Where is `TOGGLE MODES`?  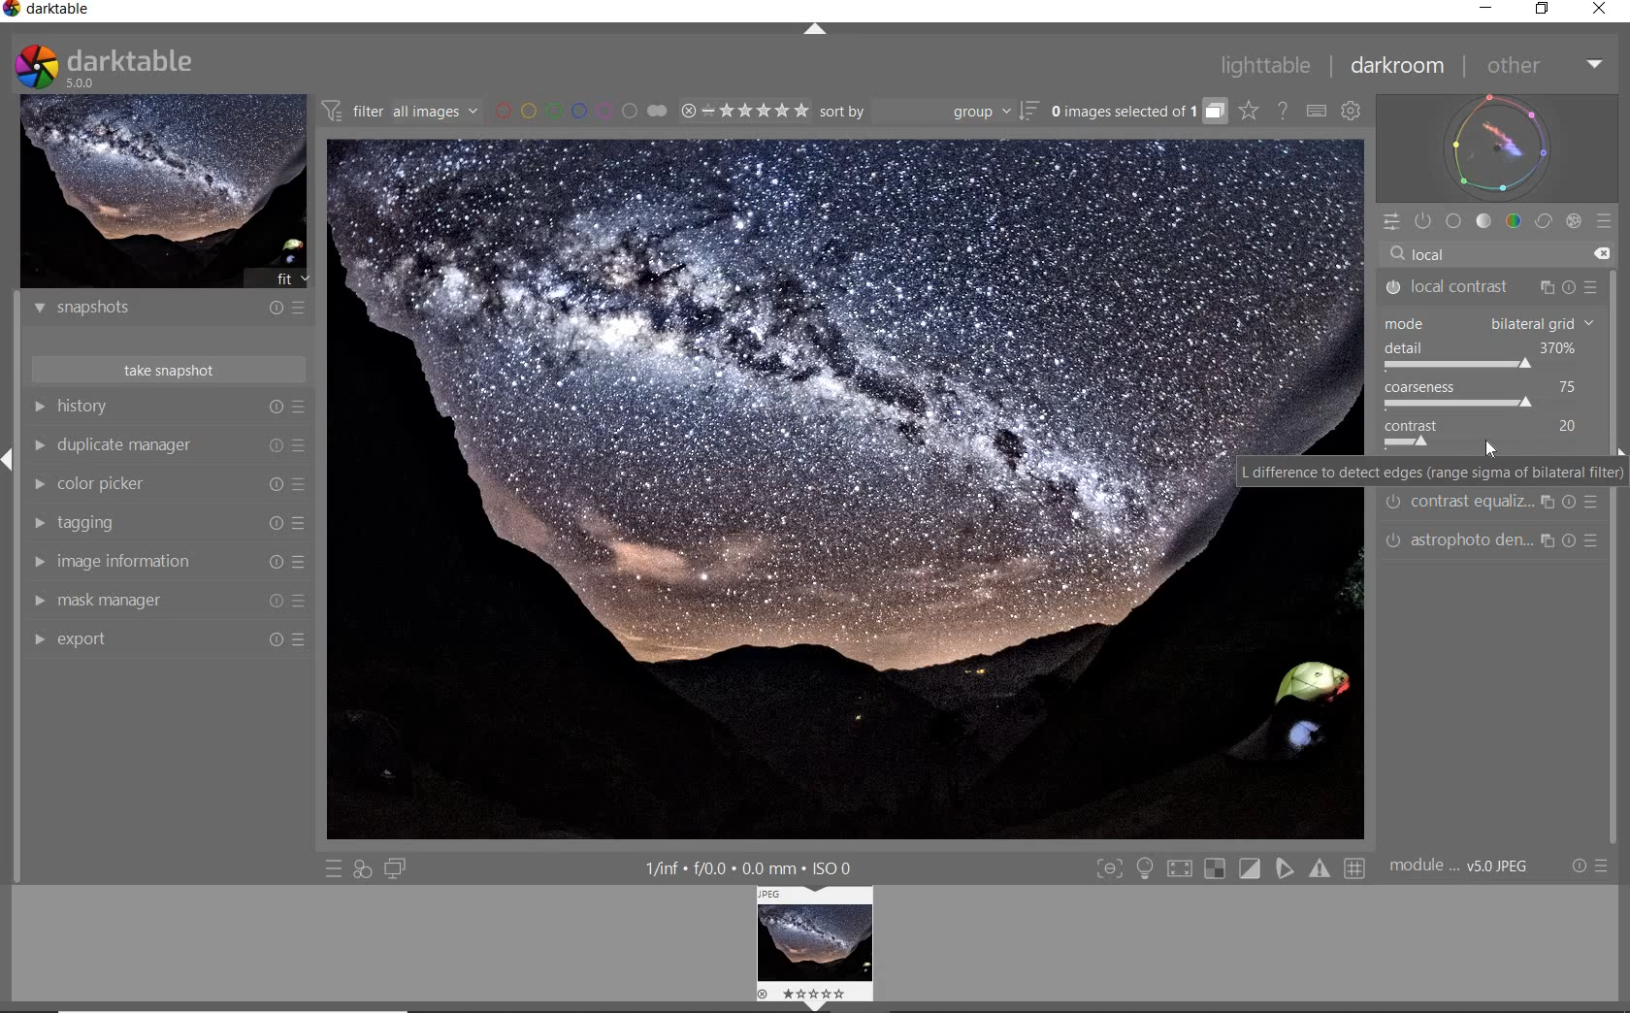
TOGGLE MODES is located at coordinates (1231, 868).